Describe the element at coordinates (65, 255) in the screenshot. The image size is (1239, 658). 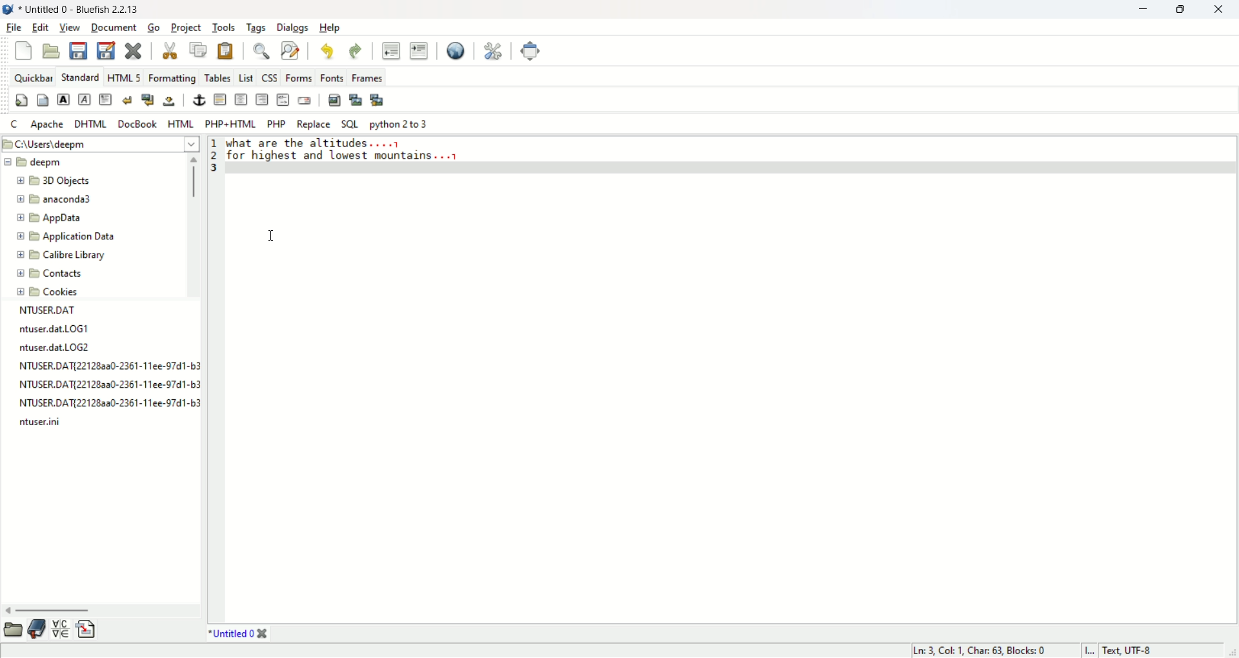
I see `calibre` at that location.